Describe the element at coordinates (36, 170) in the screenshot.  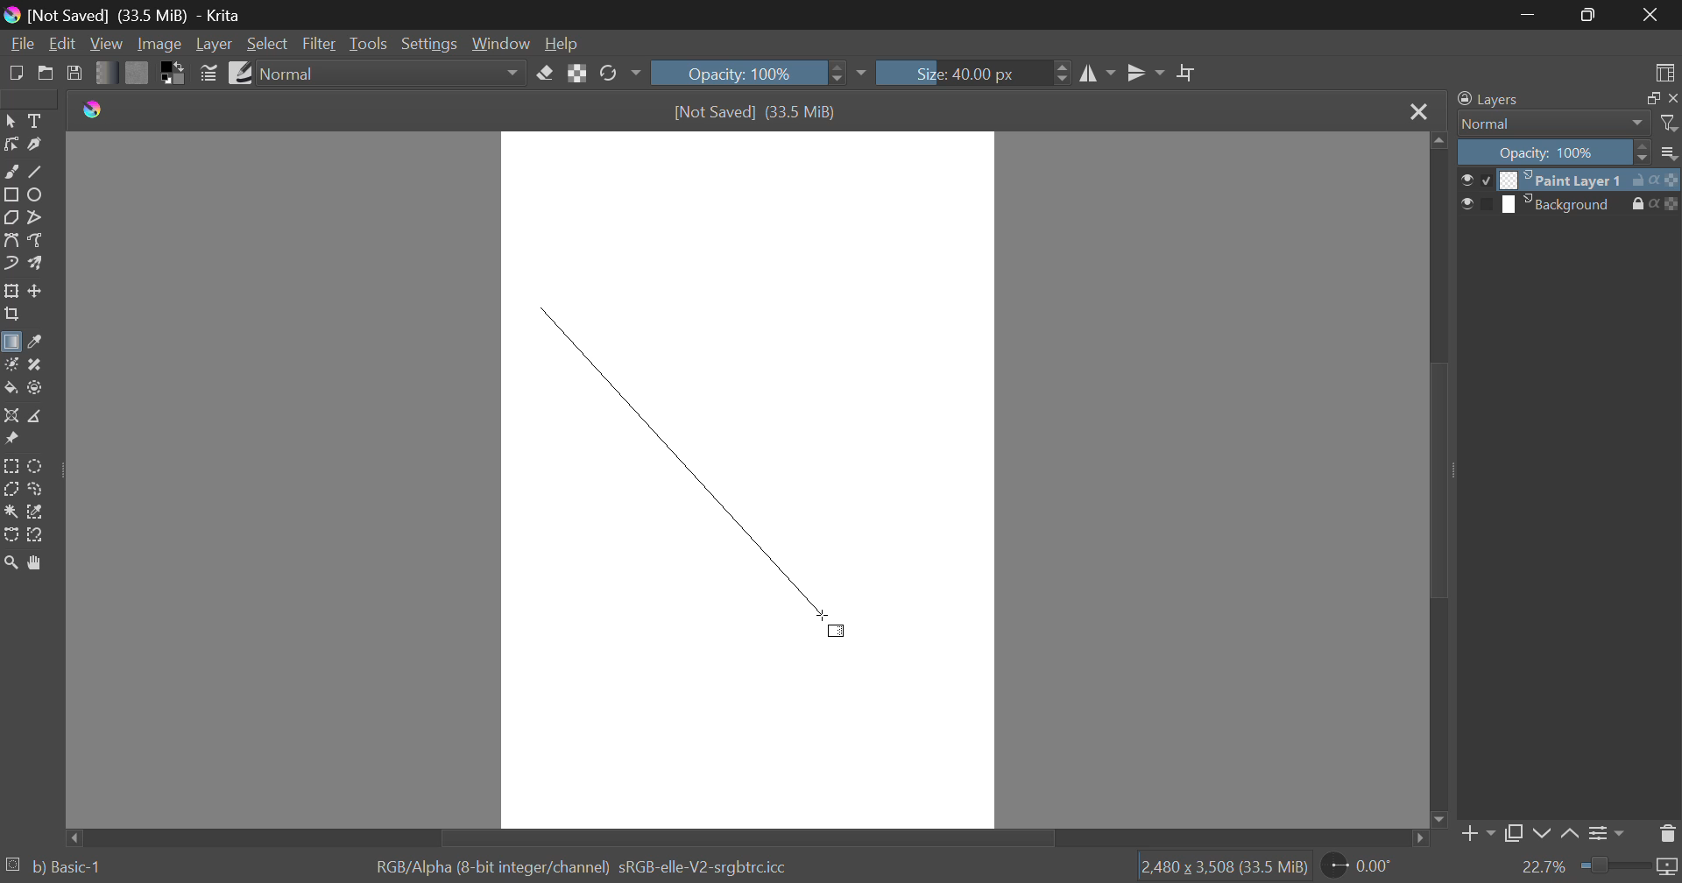
I see `Line` at that location.